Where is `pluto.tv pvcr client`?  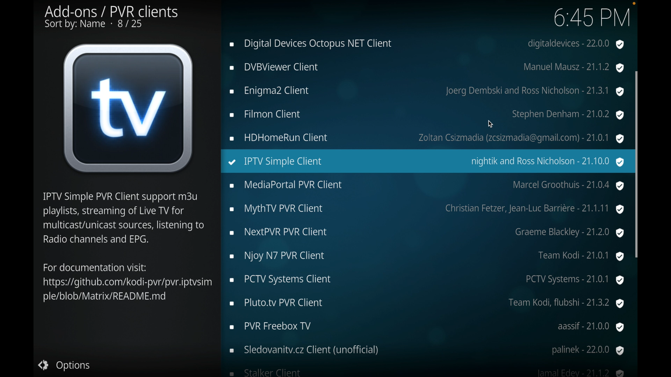 pluto.tv pvcr client is located at coordinates (427, 304).